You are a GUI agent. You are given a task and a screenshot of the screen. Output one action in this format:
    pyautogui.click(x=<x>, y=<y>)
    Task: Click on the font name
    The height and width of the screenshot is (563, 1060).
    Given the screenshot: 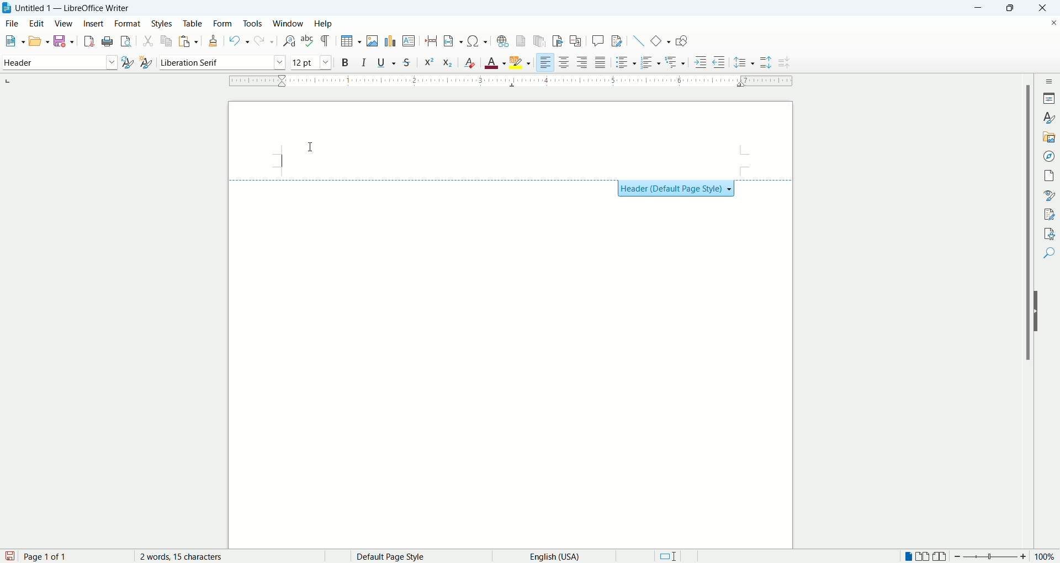 What is the action you would take?
    pyautogui.click(x=222, y=63)
    